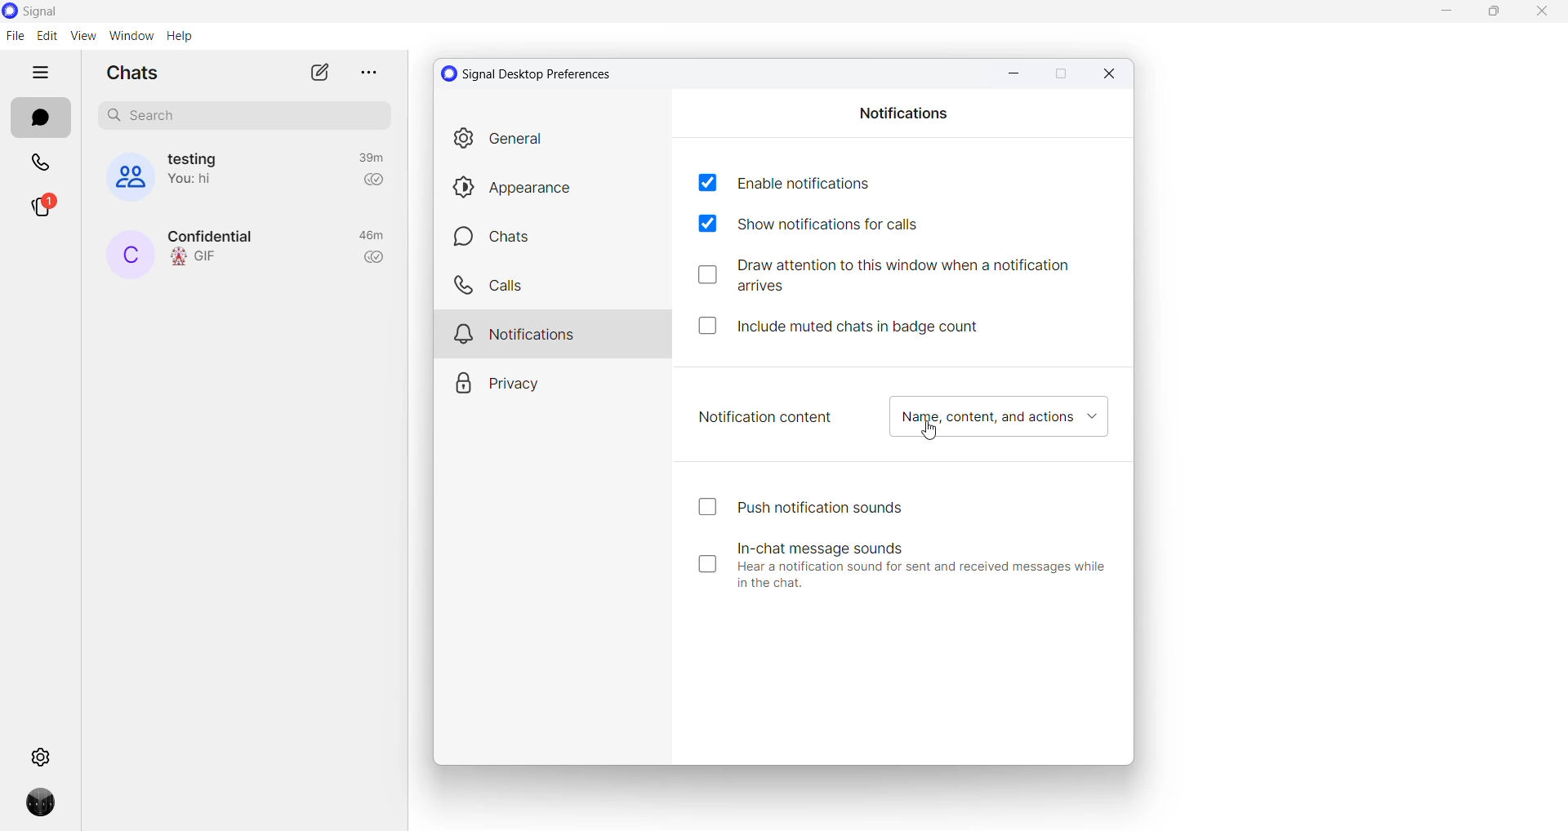  What do you see at coordinates (131, 73) in the screenshot?
I see `chats heading` at bounding box center [131, 73].